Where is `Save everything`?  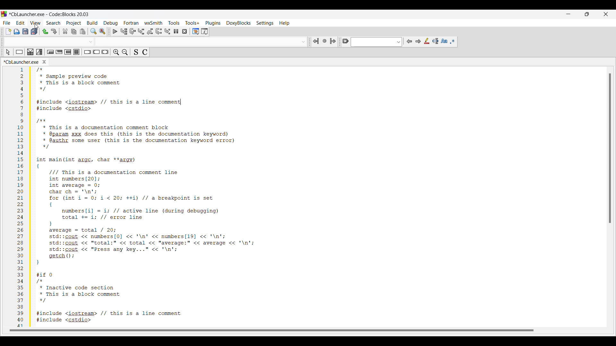 Save everything is located at coordinates (34, 31).